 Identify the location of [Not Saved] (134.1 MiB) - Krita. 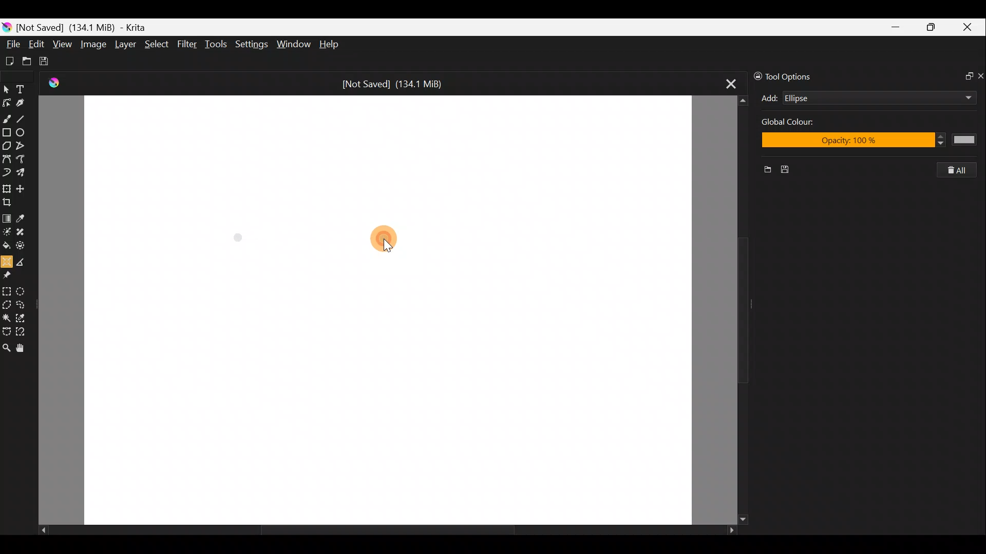
(89, 28).